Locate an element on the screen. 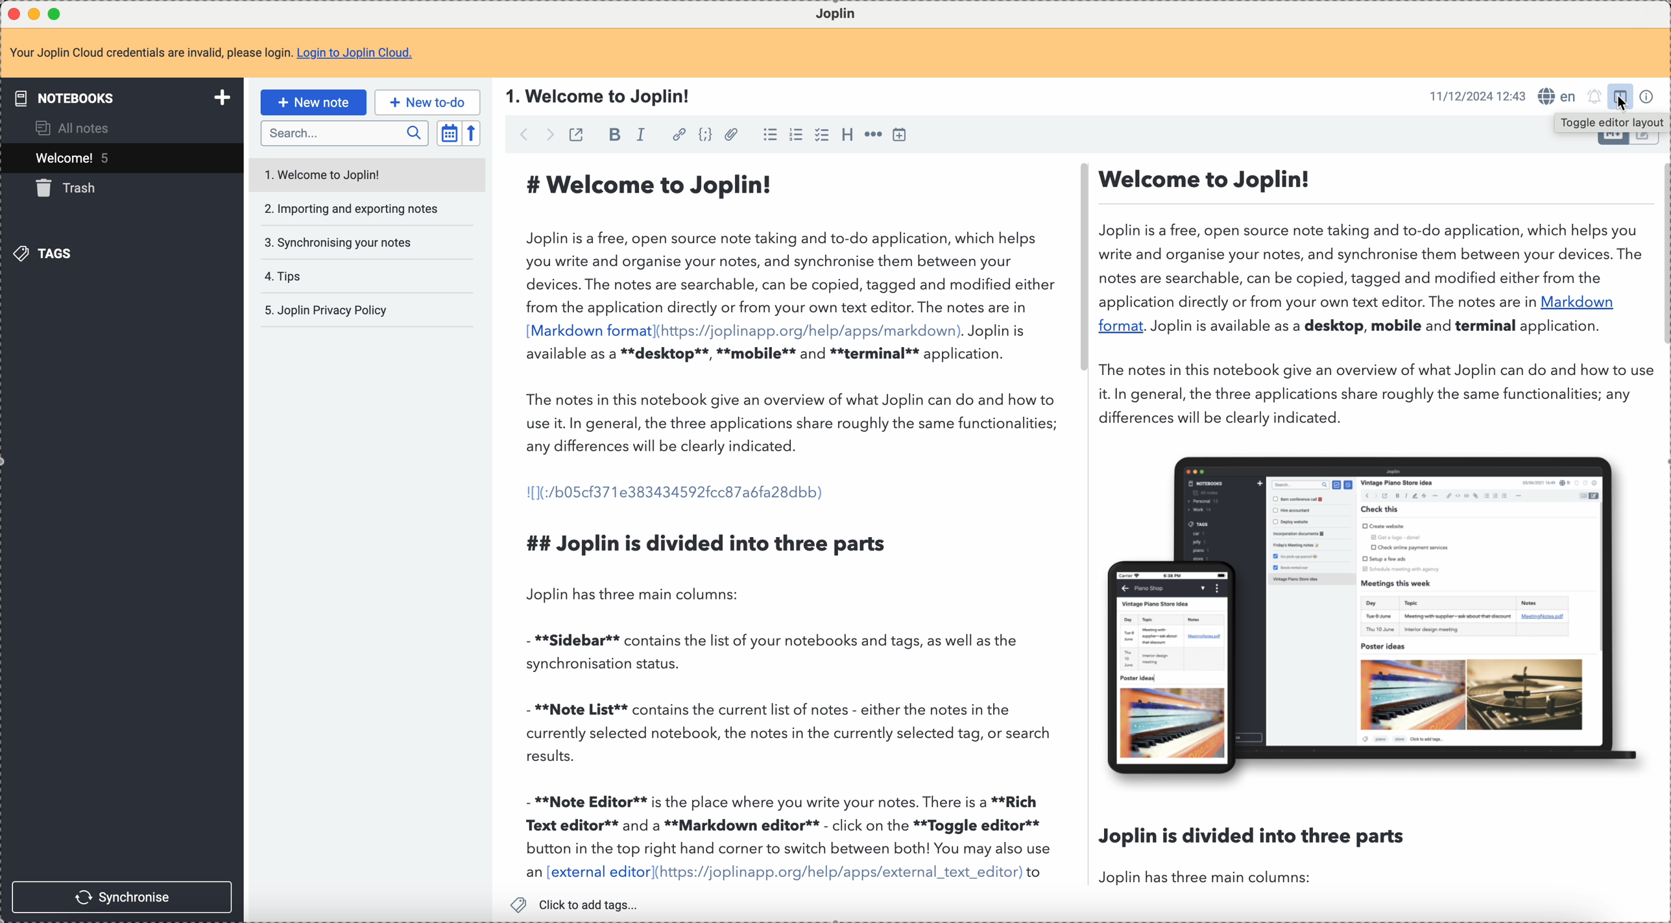  foward is located at coordinates (553, 135).